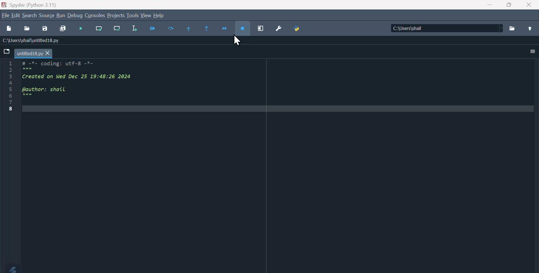 The width and height of the screenshot is (539, 273). I want to click on Line number, so click(10, 89).